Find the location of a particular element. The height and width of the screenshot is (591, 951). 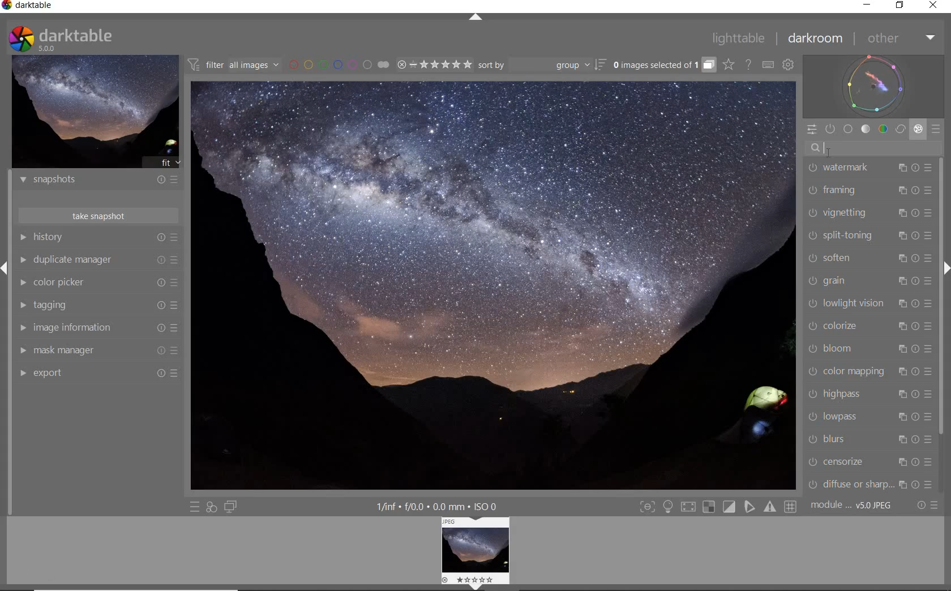

reset parameters is located at coordinates (915, 234).